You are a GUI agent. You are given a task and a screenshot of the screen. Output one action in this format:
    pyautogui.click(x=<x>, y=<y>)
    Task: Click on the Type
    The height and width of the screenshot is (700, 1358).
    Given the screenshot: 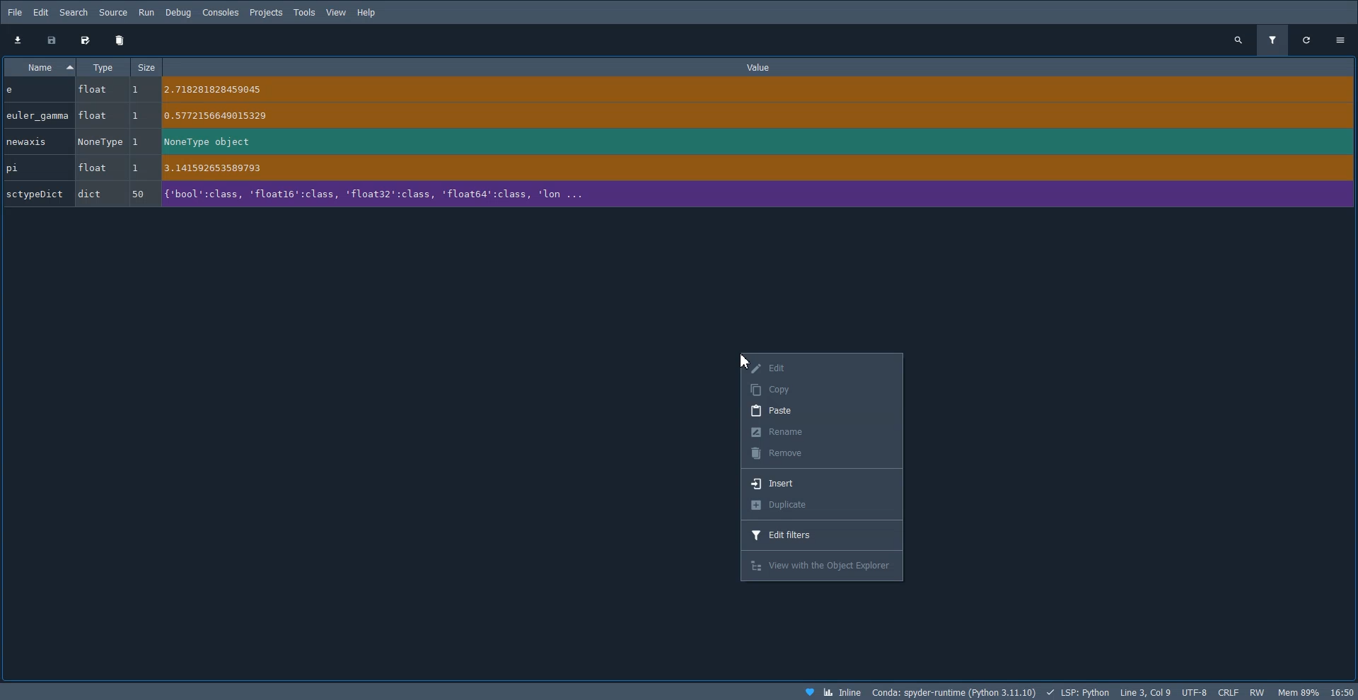 What is the action you would take?
    pyautogui.click(x=103, y=66)
    